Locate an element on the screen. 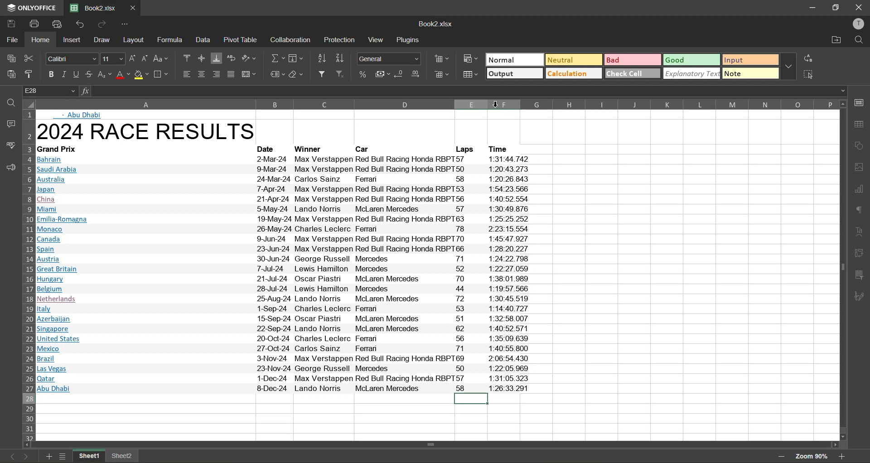 This screenshot has width=870, height=463. J Emilia-Romagna 19-May-24 Max Verstappen Red Bull Racing Honda RBPT63 1:25:25.252 is located at coordinates (285, 219).